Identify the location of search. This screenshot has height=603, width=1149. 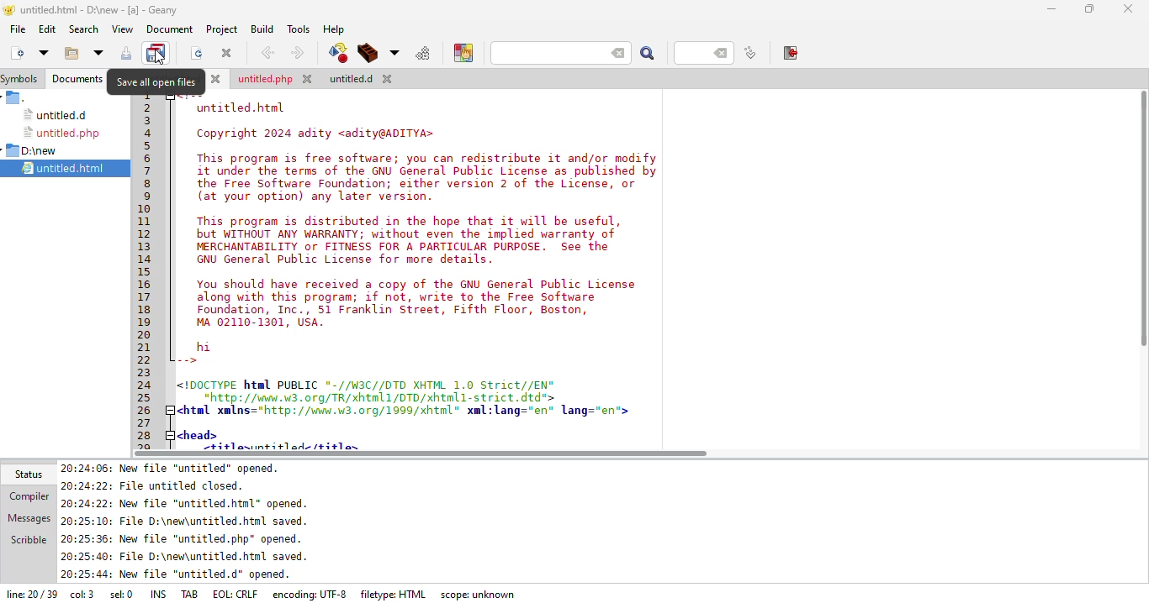
(646, 54).